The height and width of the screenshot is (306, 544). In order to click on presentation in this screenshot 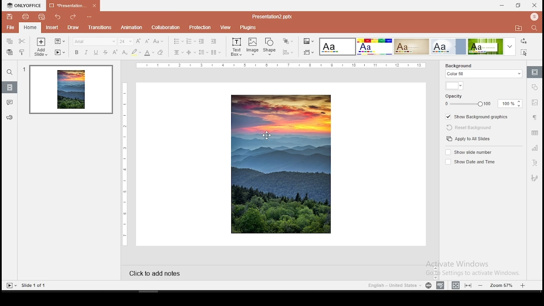, I will do `click(73, 5)`.